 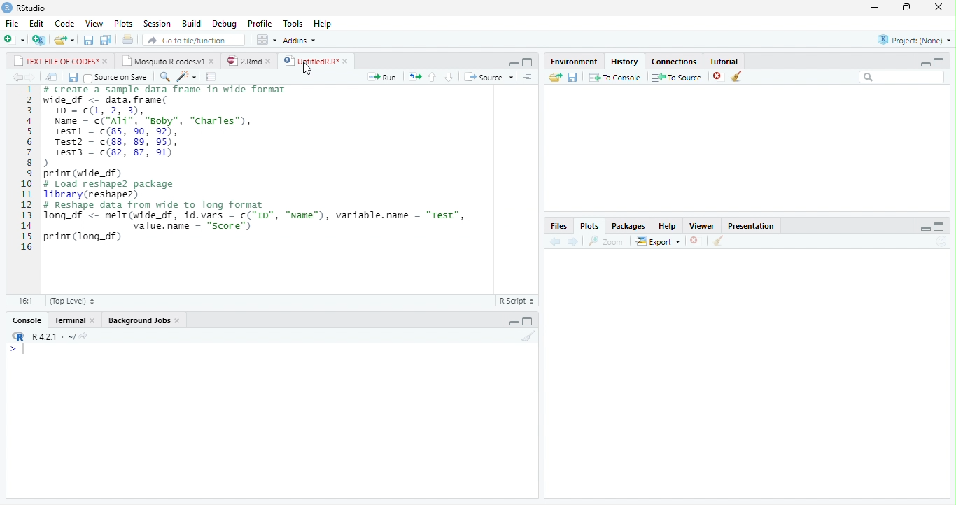 What do you see at coordinates (310, 61) in the screenshot?
I see `UntitledR.R` at bounding box center [310, 61].